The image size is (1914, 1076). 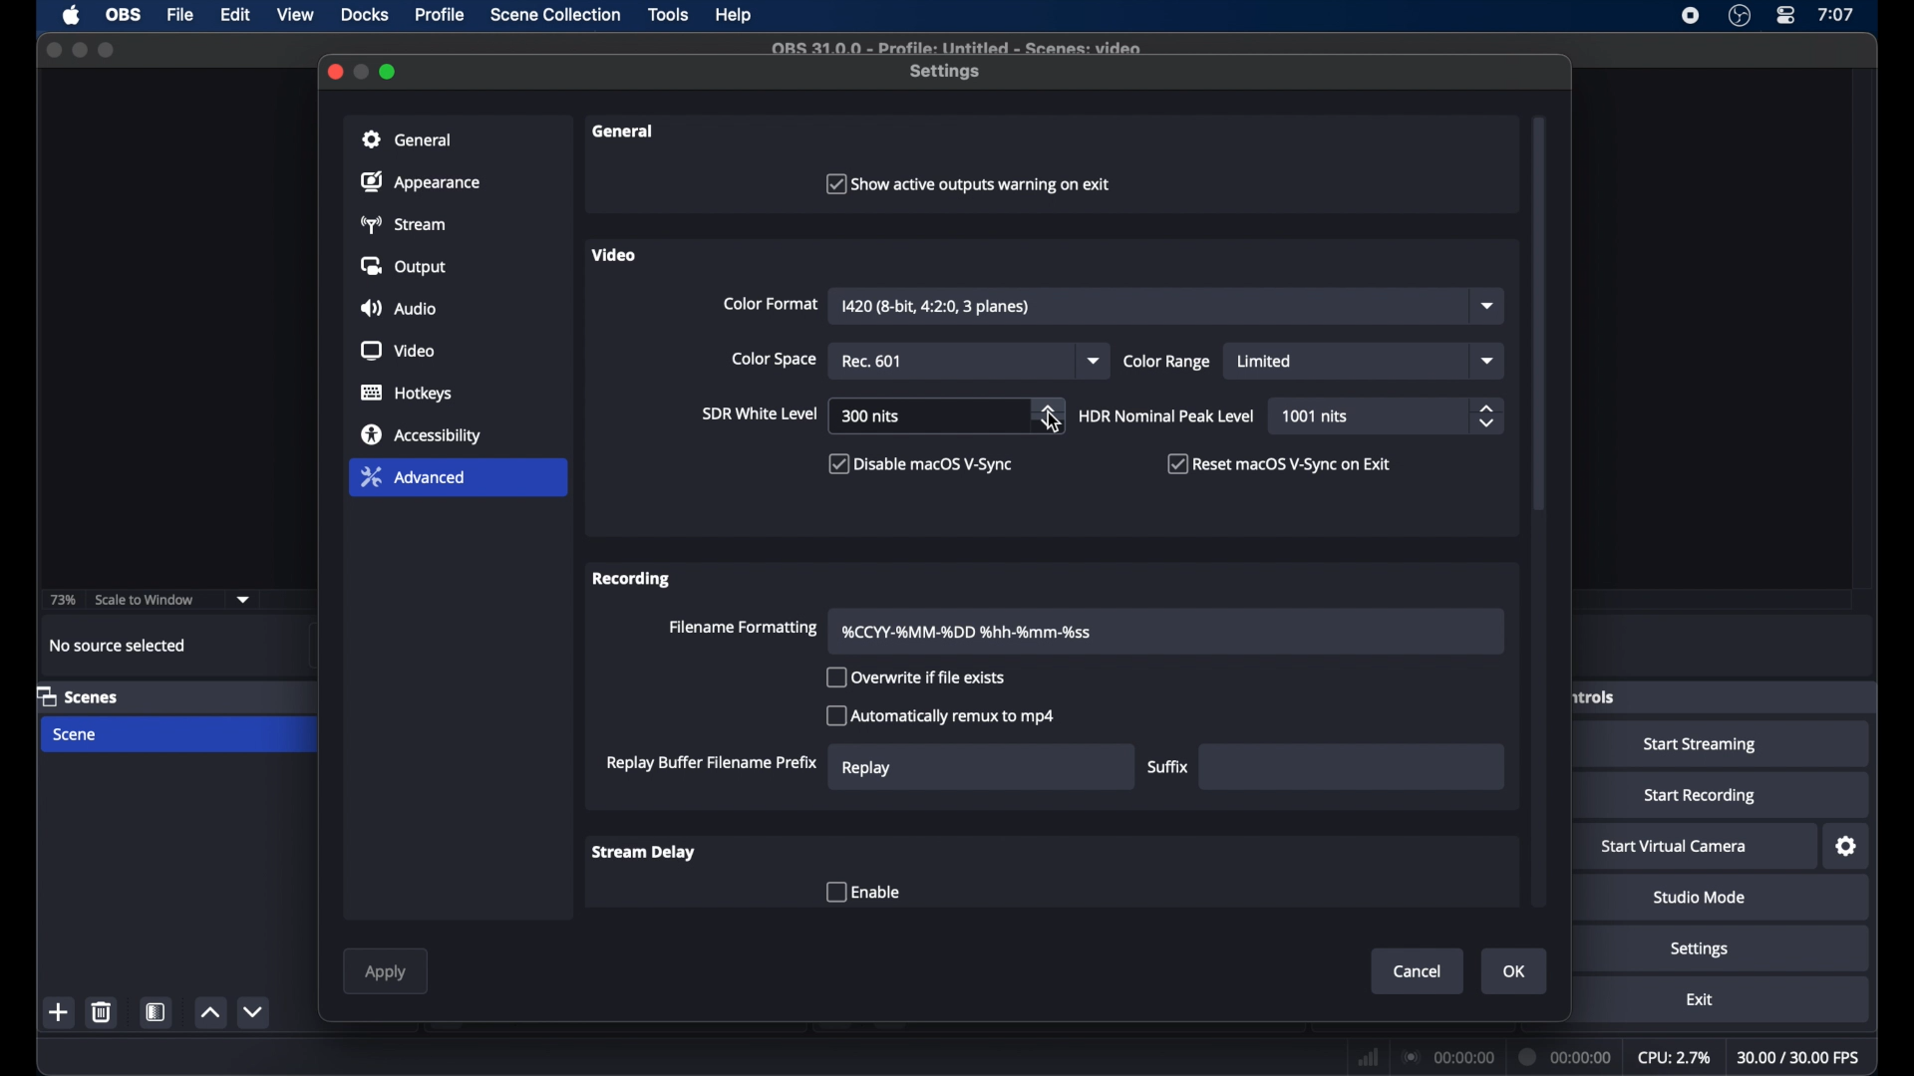 I want to click on hotkeys, so click(x=407, y=393).